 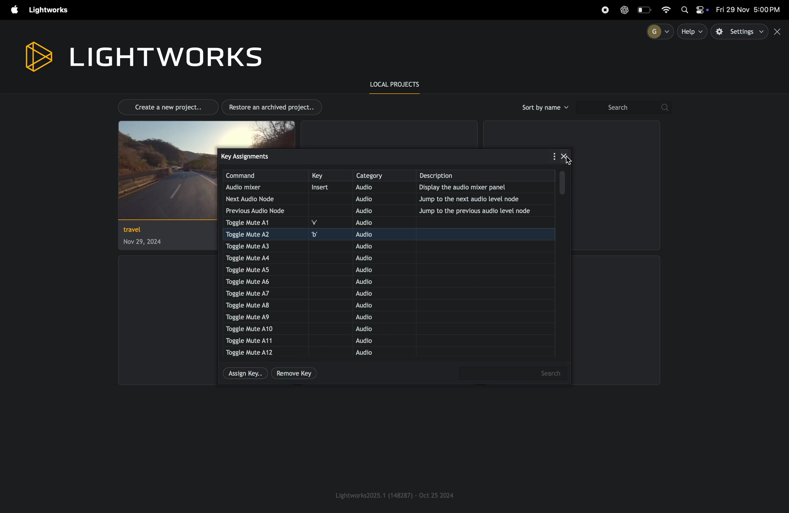 What do you see at coordinates (164, 106) in the screenshot?
I see `create new project` at bounding box center [164, 106].